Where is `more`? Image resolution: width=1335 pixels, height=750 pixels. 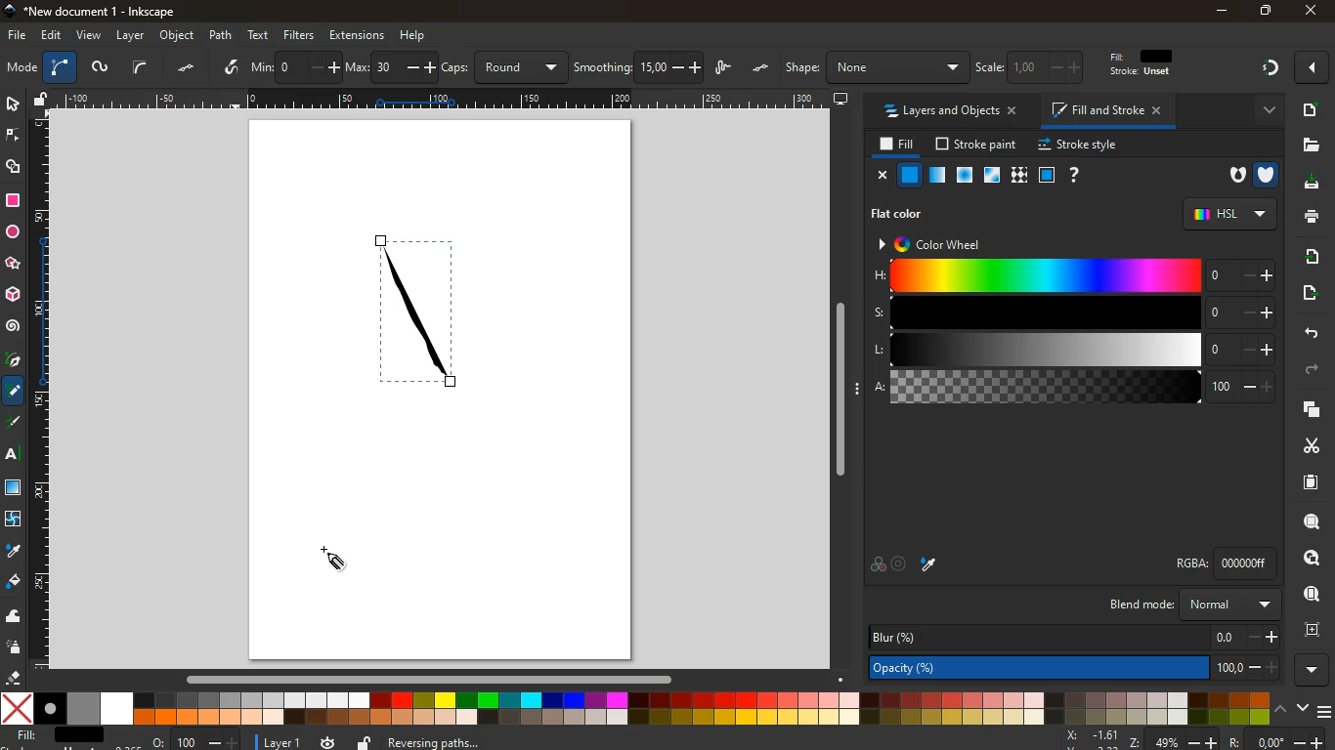 more is located at coordinates (1314, 67).